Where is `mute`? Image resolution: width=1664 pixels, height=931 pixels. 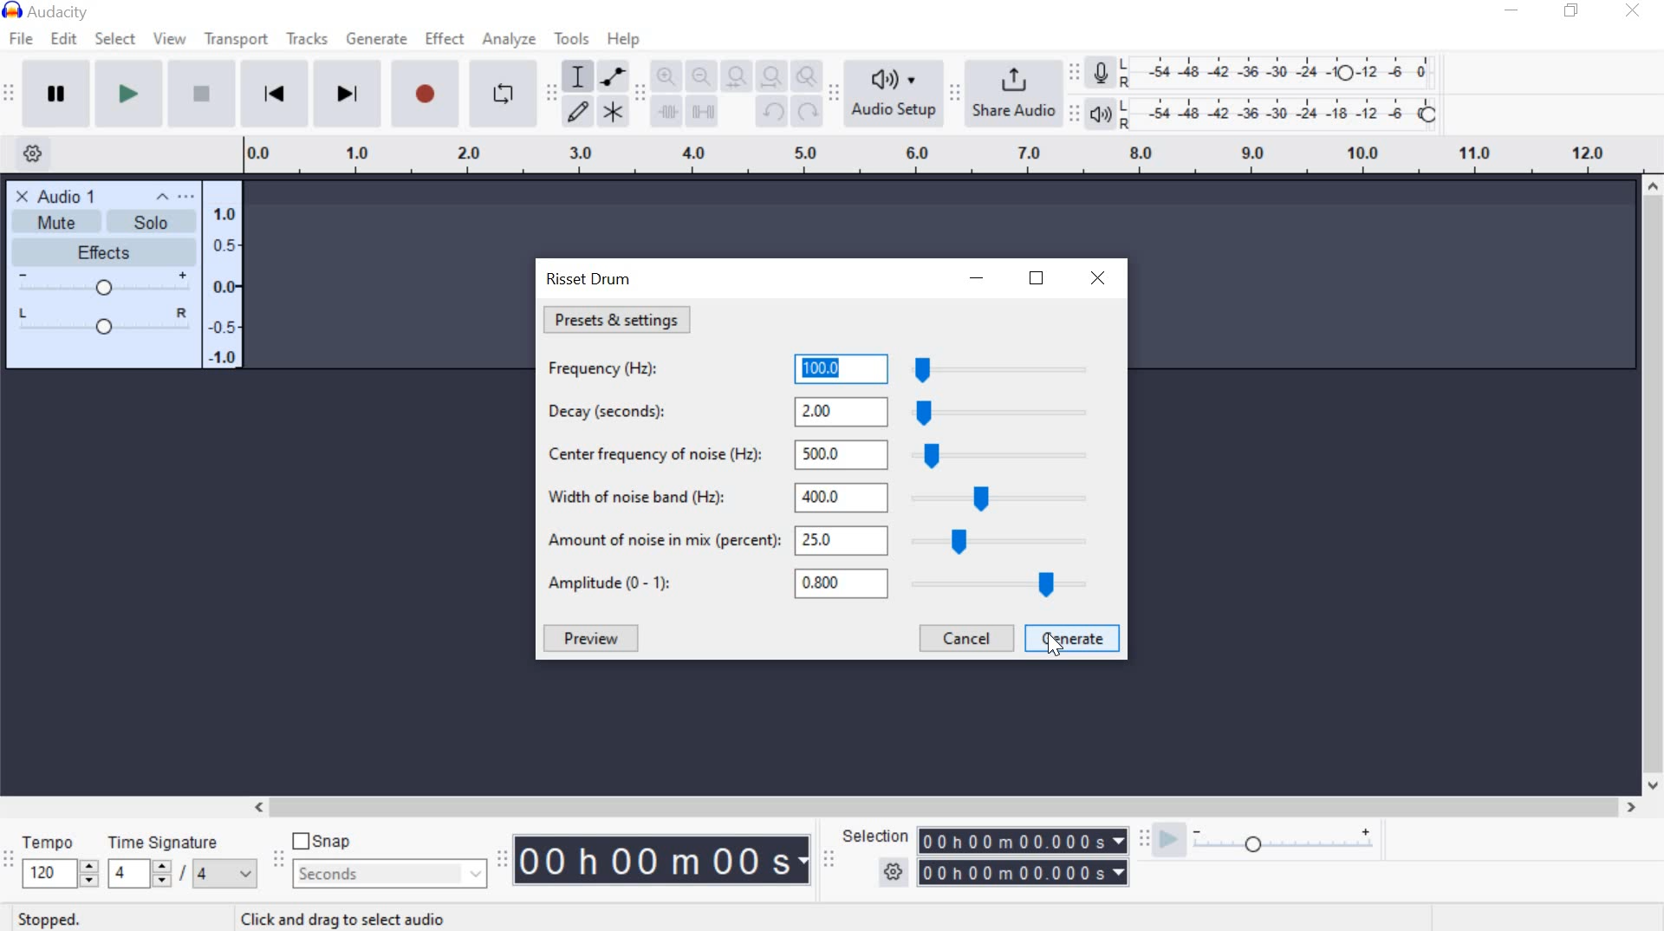
mute is located at coordinates (54, 222).